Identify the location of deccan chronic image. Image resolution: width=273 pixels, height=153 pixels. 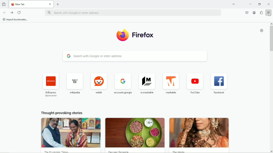
(135, 132).